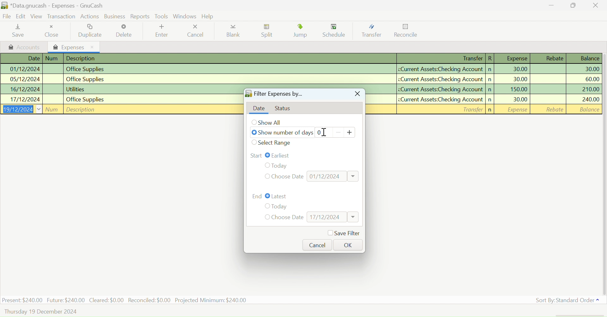 The width and height of the screenshot is (607, 317). Describe the element at coordinates (274, 95) in the screenshot. I see `Filter Expenses by...` at that location.